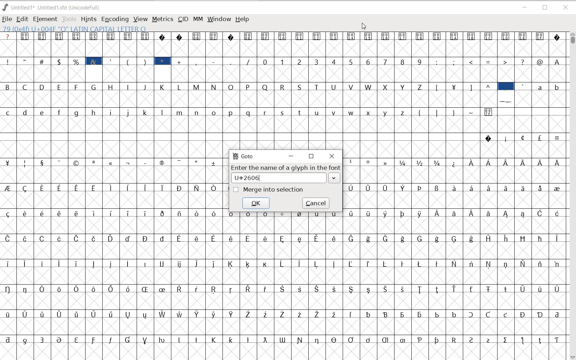  What do you see at coordinates (70, 19) in the screenshot?
I see `TOOLS` at bounding box center [70, 19].